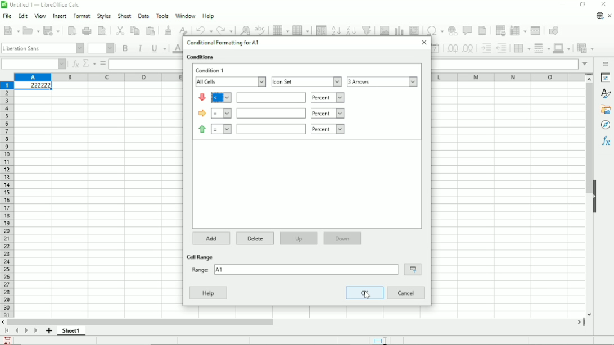 This screenshot has height=345, width=614. Describe the element at coordinates (7, 331) in the screenshot. I see `Scroll to first page` at that location.